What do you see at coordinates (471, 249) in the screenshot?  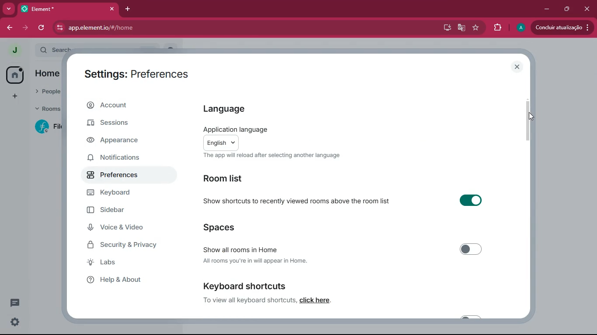 I see `toggle on/off` at bounding box center [471, 249].